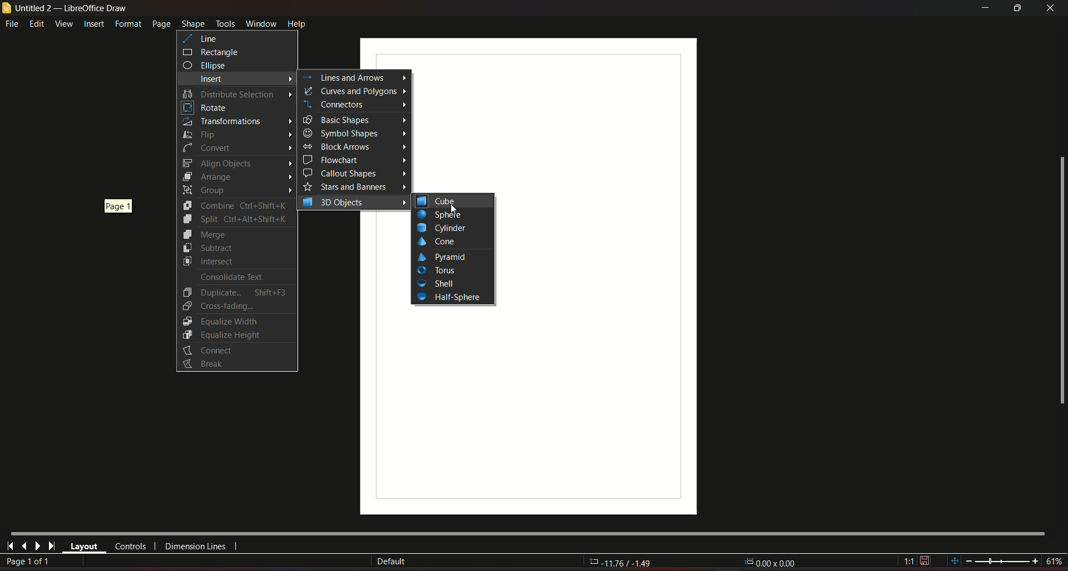  What do you see at coordinates (297, 23) in the screenshot?
I see `help` at bounding box center [297, 23].